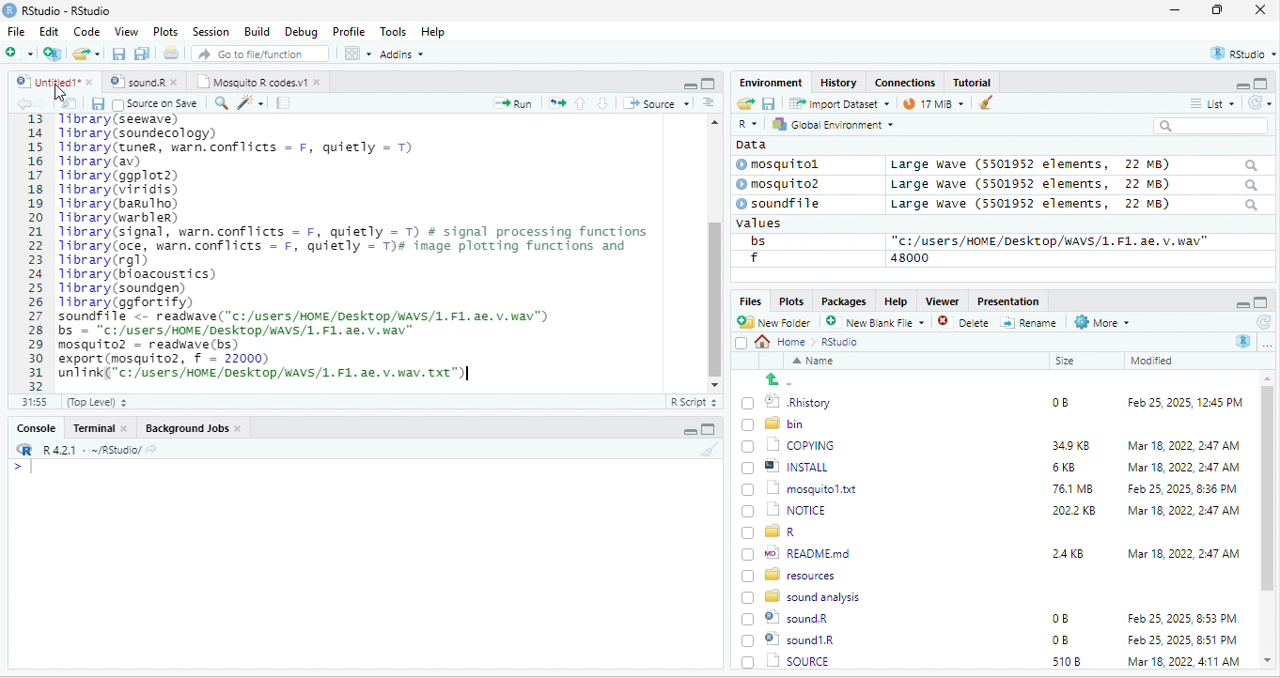 The image size is (1280, 678). Describe the element at coordinates (1183, 552) in the screenshot. I see `Mar 18, 2022, 2:47 AM` at that location.